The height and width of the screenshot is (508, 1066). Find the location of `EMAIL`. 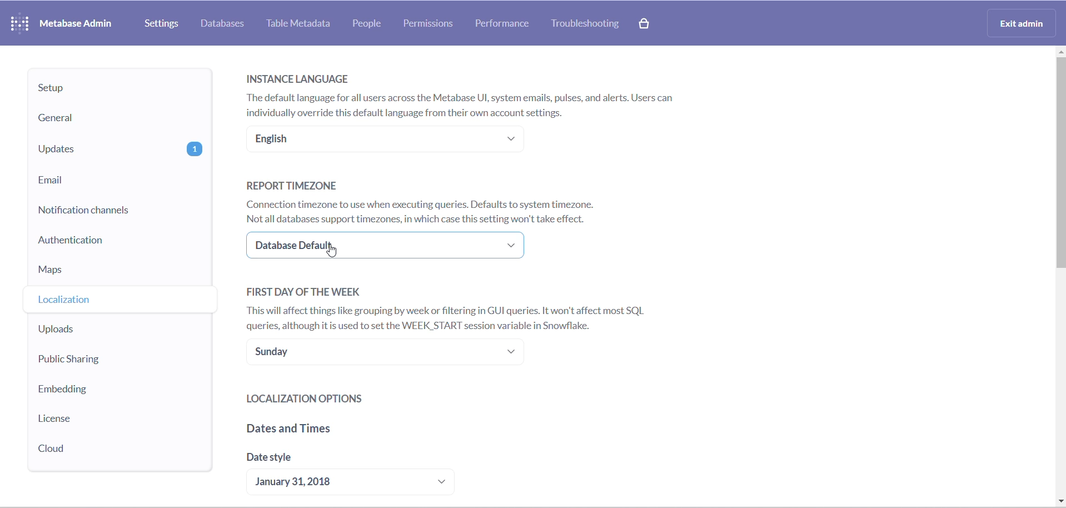

EMAIL is located at coordinates (120, 180).